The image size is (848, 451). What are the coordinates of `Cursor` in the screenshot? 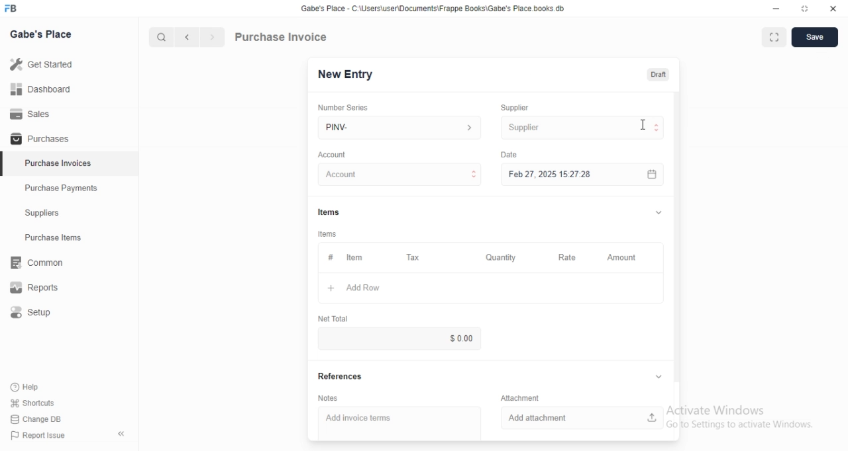 It's located at (643, 124).